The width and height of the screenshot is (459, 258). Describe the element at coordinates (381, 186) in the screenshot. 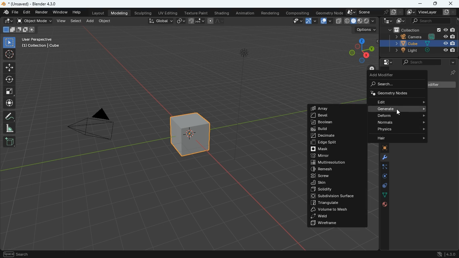

I see `control` at that location.